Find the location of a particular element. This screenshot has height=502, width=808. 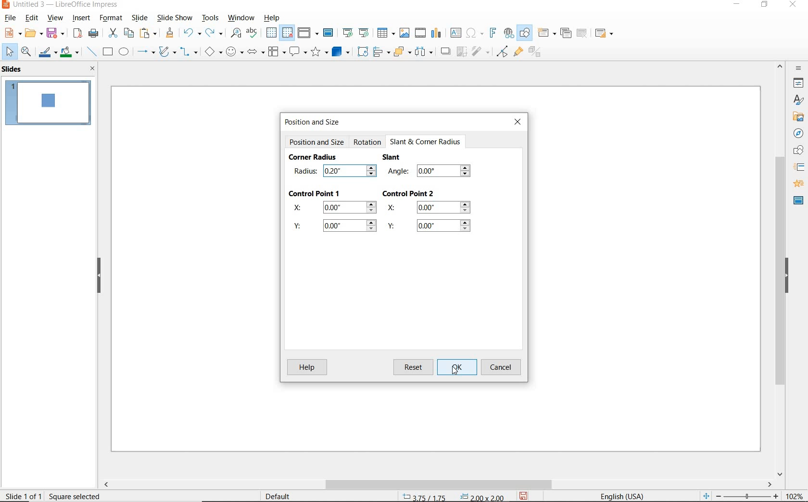

display view is located at coordinates (308, 33).